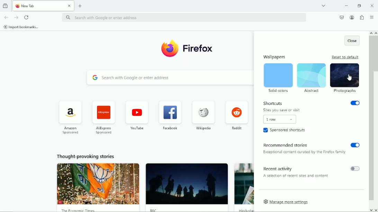 The image size is (378, 212). What do you see at coordinates (347, 5) in the screenshot?
I see `Minimize` at bounding box center [347, 5].